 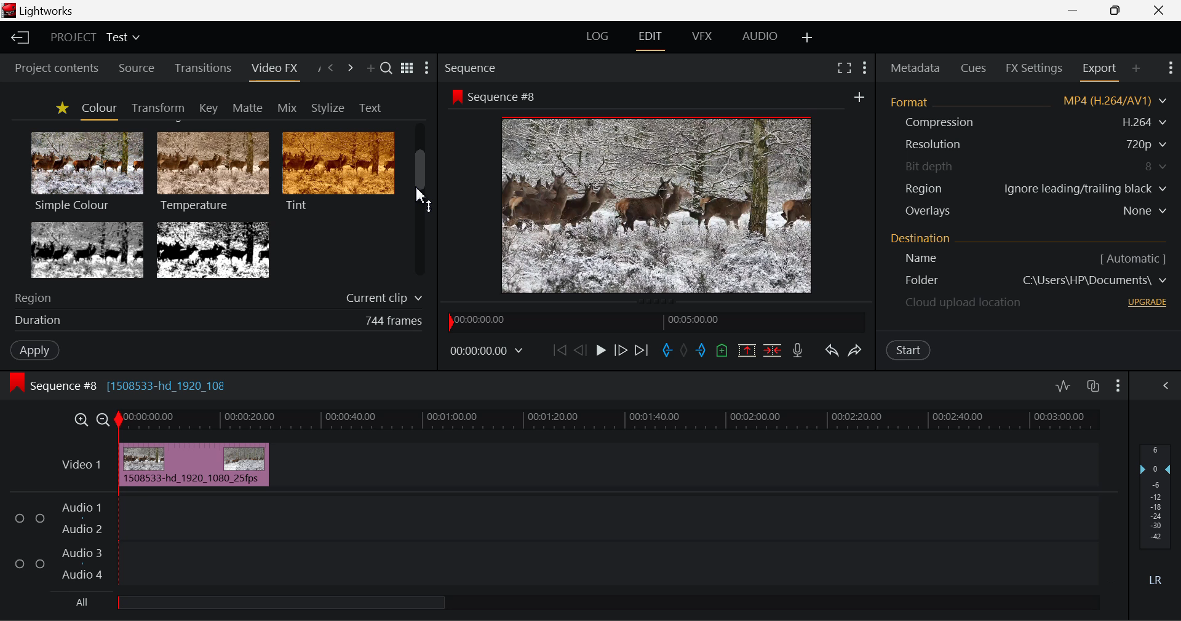 What do you see at coordinates (20, 517) in the screenshot?
I see `Checkbox` at bounding box center [20, 517].